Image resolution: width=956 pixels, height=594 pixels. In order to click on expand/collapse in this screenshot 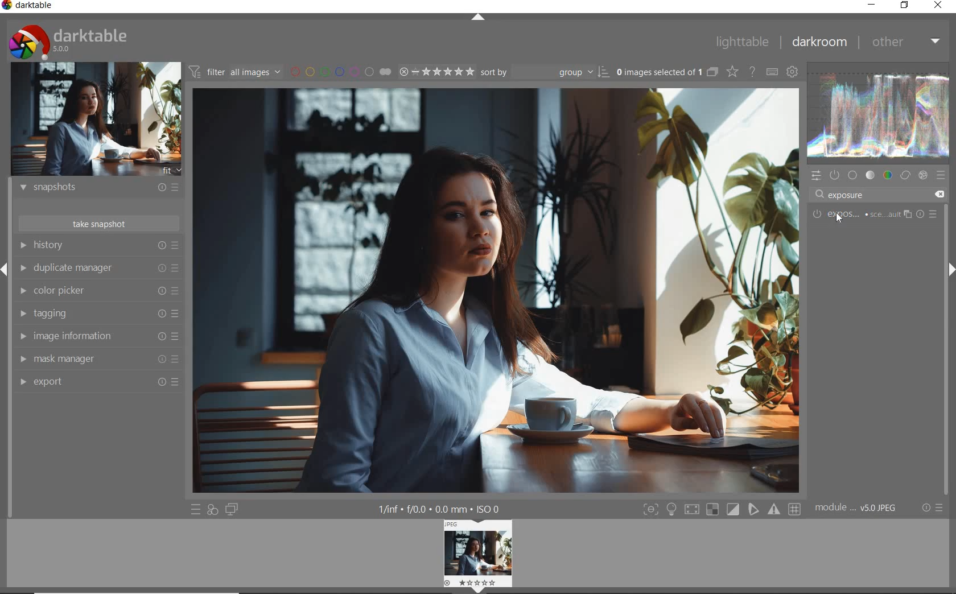, I will do `click(477, 16)`.